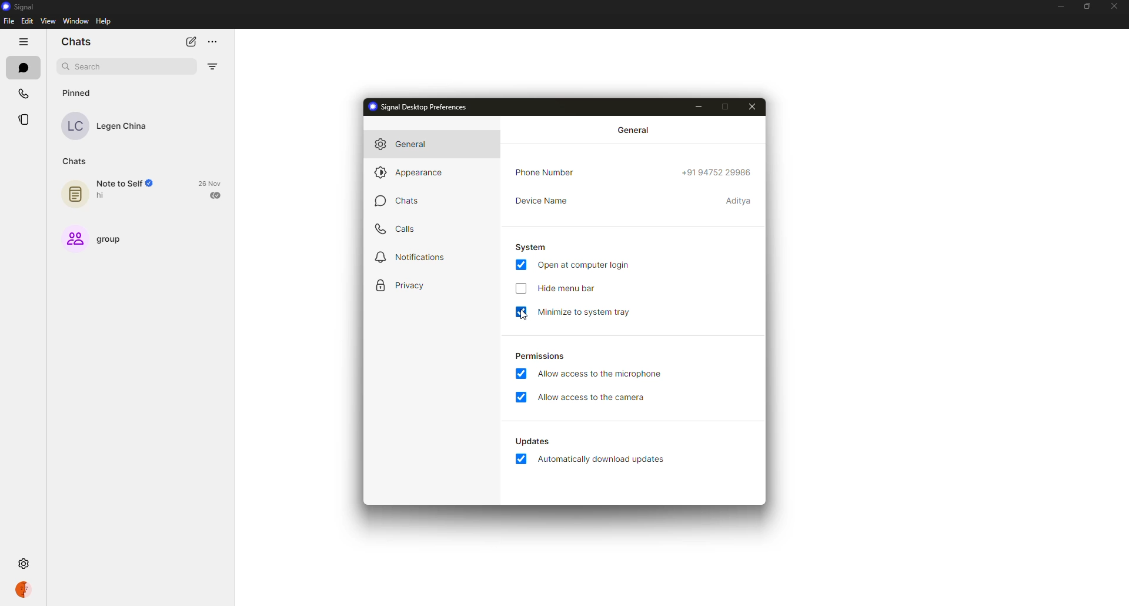 Image resolution: width=1129 pixels, height=606 pixels. I want to click on general, so click(409, 145).